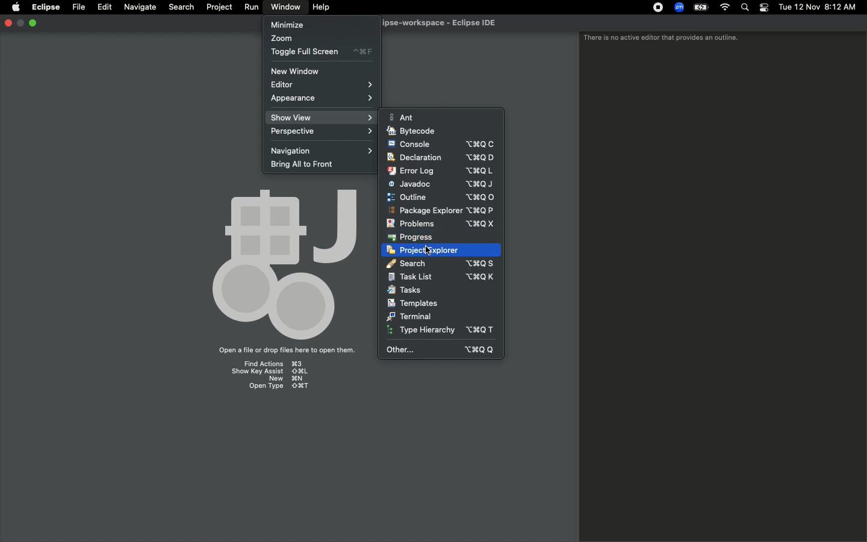 This screenshot has width=867, height=542. I want to click on Open a file or drop files here to open them, so click(284, 351).